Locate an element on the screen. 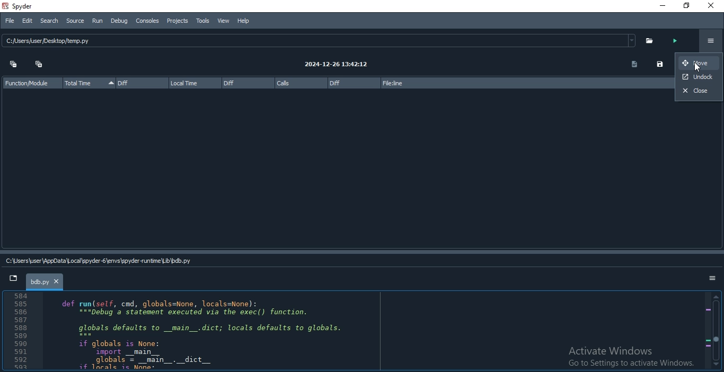  Expand is located at coordinates (39, 67).